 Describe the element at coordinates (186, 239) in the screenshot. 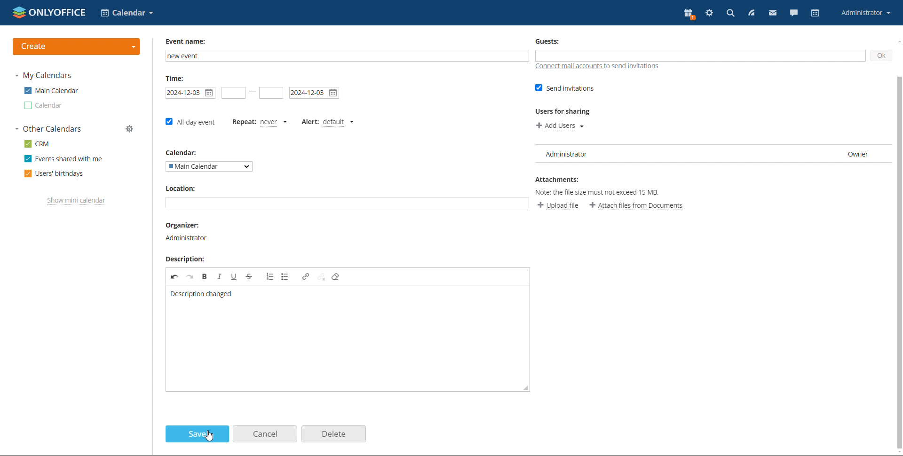

I see `organizer` at that location.